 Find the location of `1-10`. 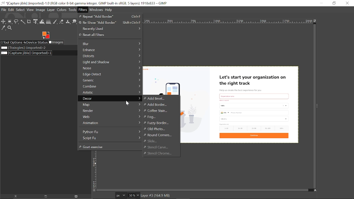

1-10 is located at coordinates (225, 128).